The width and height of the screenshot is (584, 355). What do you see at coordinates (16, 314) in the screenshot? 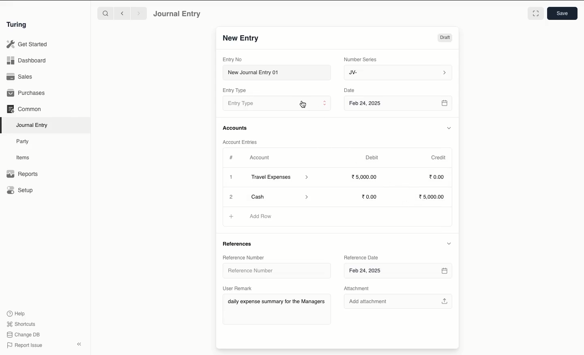
I see `Help` at bounding box center [16, 314].